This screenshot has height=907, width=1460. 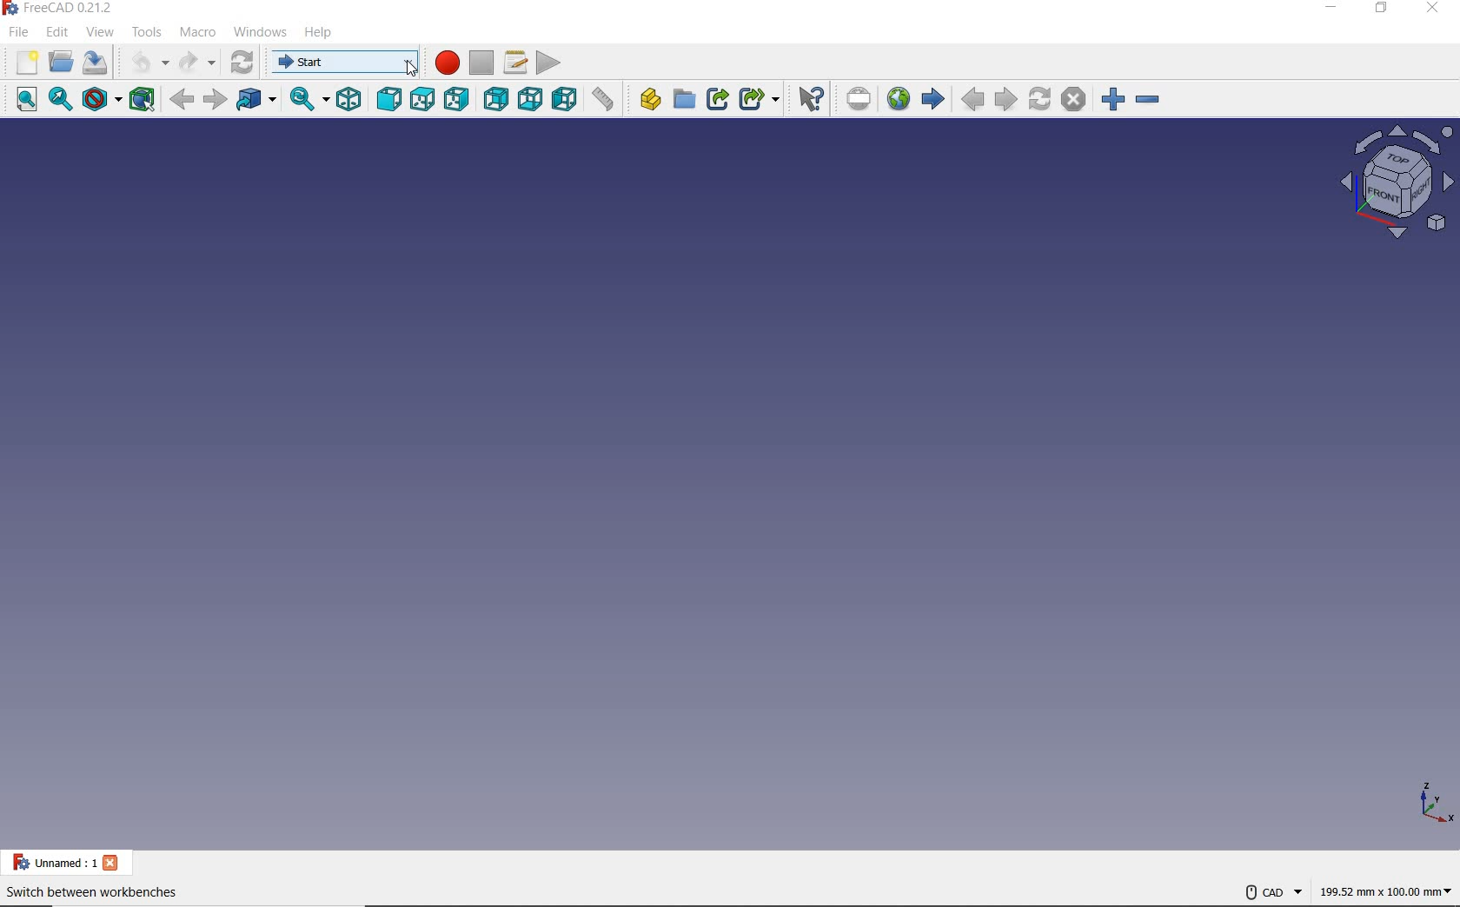 What do you see at coordinates (1382, 11) in the screenshot?
I see `RESTORE DOWN` at bounding box center [1382, 11].